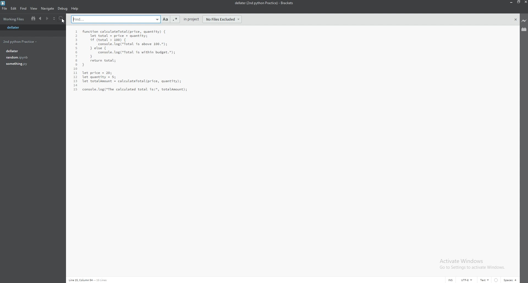 The width and height of the screenshot is (528, 283). Describe the element at coordinates (32, 58) in the screenshot. I see `random.ipynb` at that location.